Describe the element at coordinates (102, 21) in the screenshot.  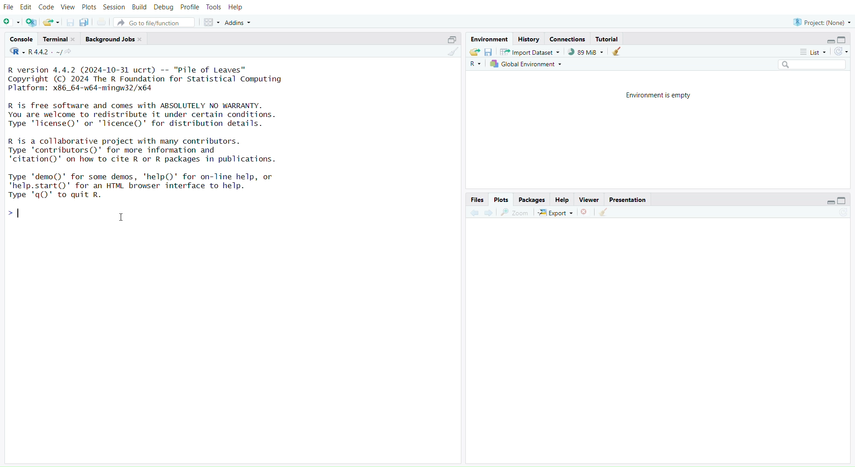
I see `Print the current file` at that location.